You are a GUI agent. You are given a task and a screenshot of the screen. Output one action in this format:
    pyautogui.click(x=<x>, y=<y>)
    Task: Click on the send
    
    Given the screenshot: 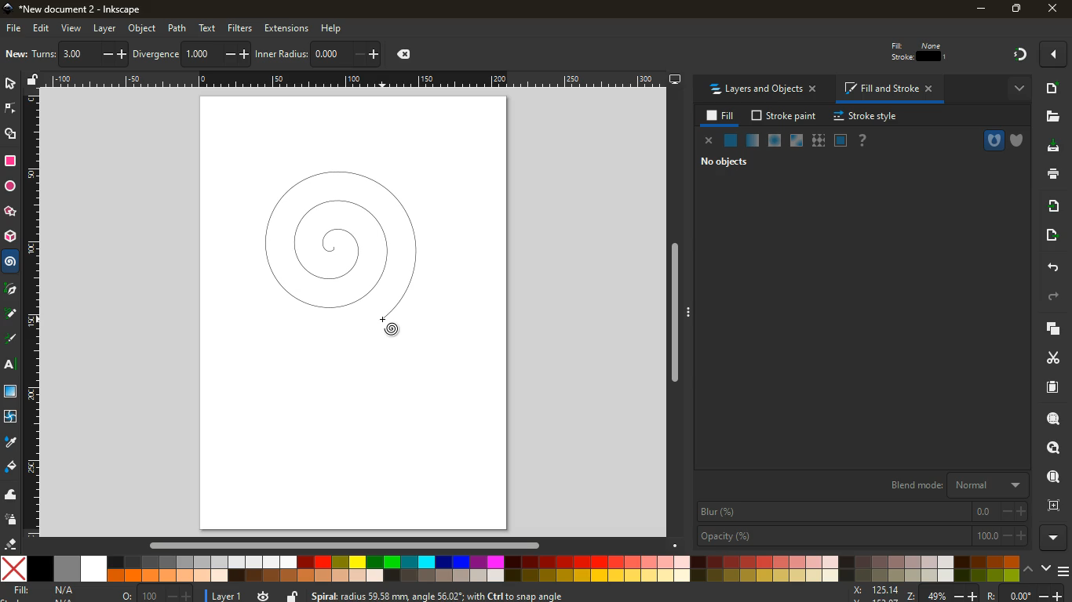 What is the action you would take?
    pyautogui.click(x=1052, y=234)
    